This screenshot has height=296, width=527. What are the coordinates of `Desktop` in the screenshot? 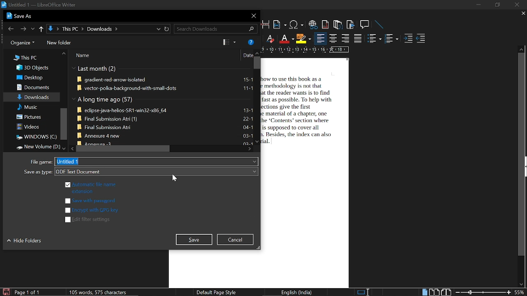 It's located at (30, 77).